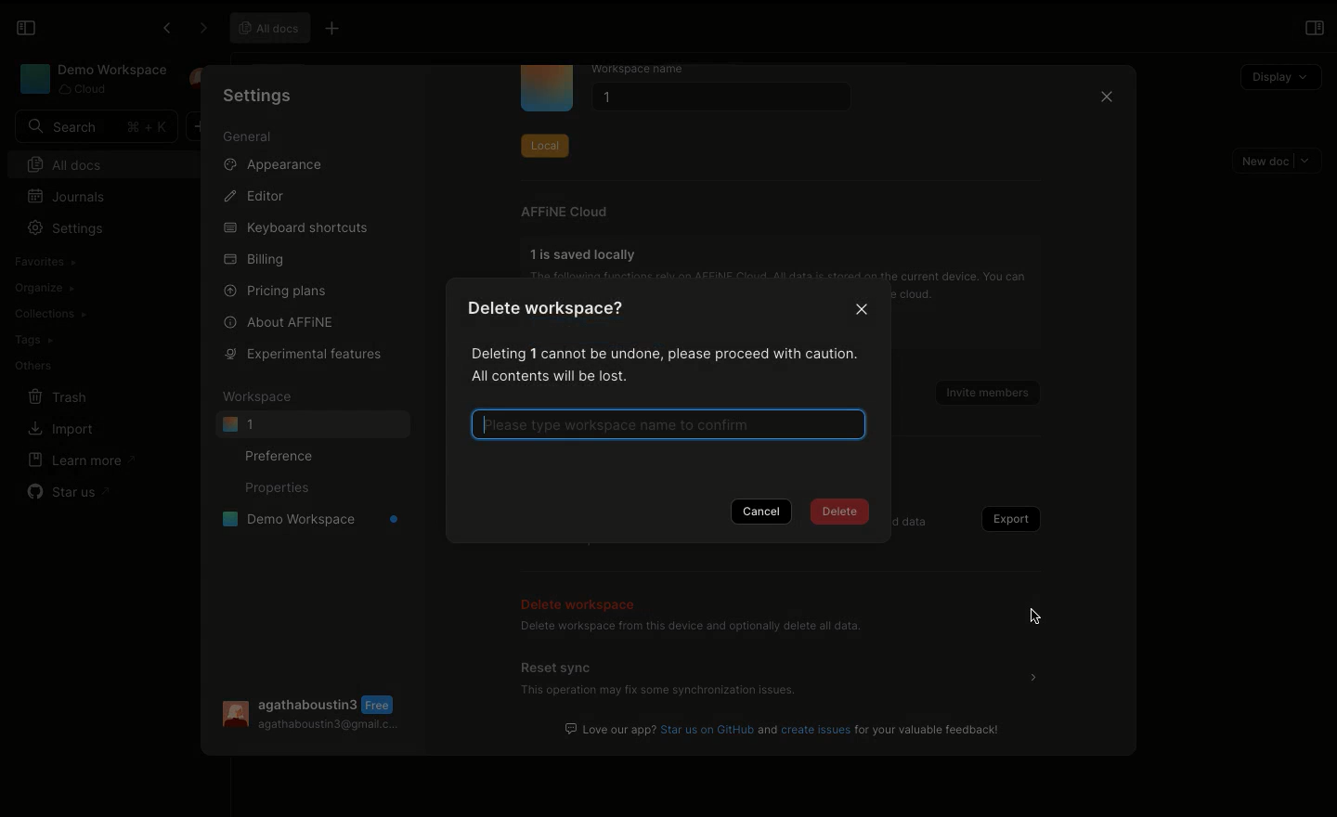 This screenshot has width=1337, height=817. What do you see at coordinates (565, 212) in the screenshot?
I see `AFFINE cloud` at bounding box center [565, 212].